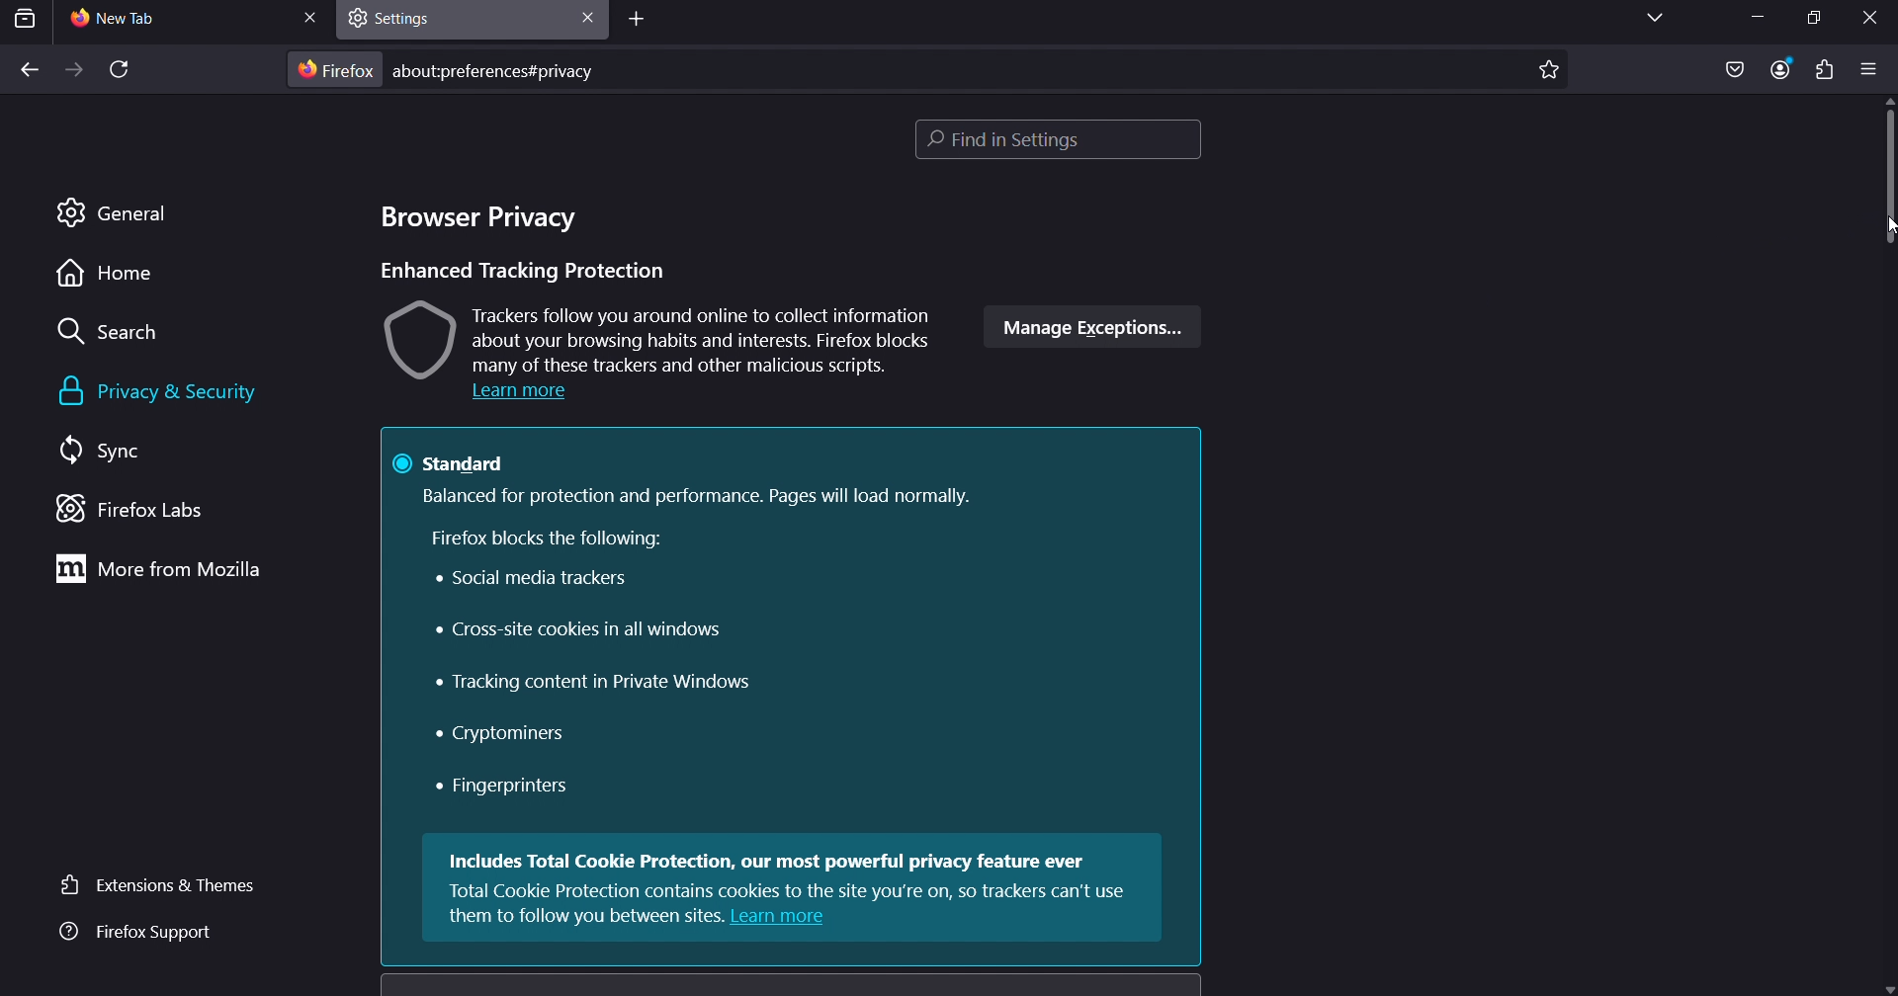  What do you see at coordinates (637, 21) in the screenshot?
I see `add tab` at bounding box center [637, 21].